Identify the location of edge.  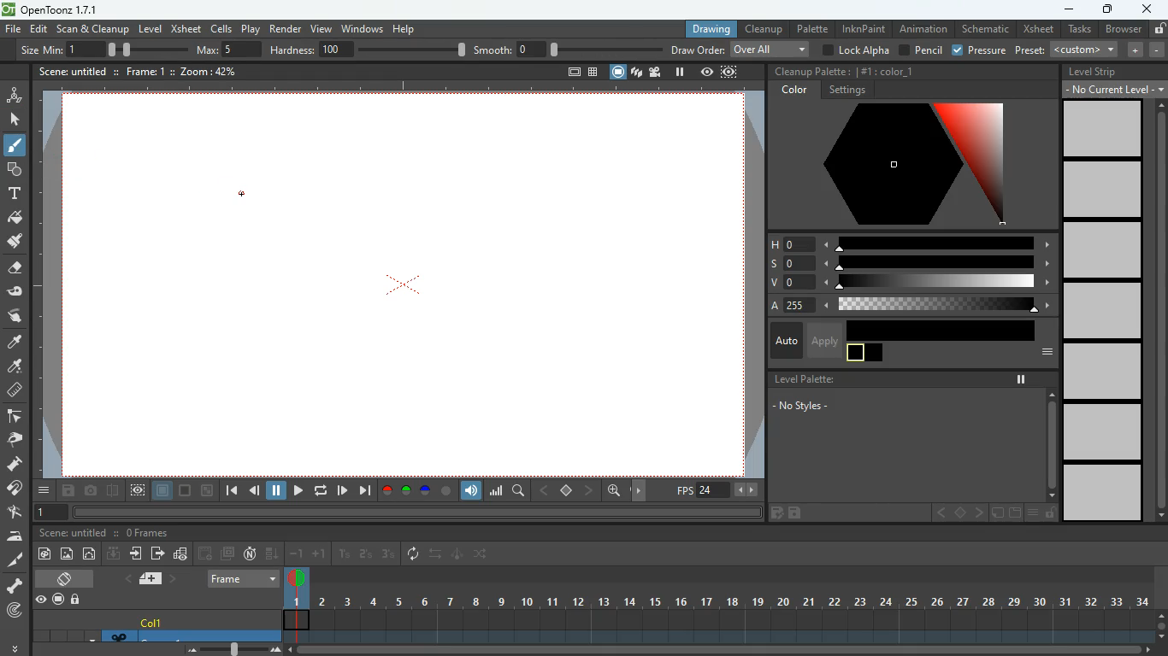
(14, 417).